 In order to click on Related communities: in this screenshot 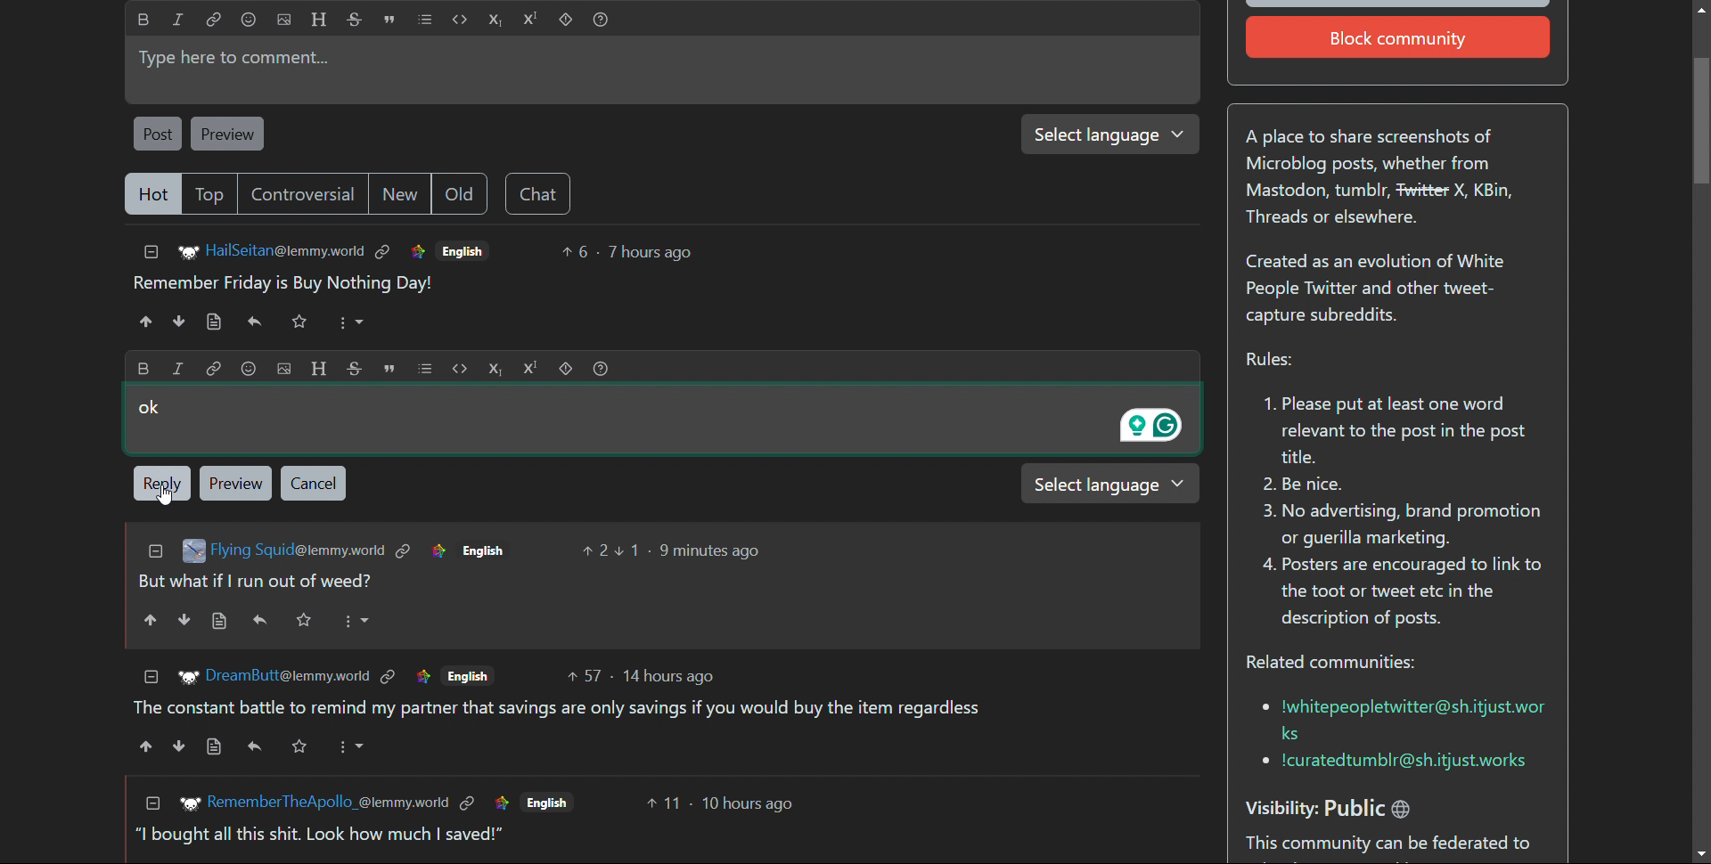, I will do `click(1342, 664)`.